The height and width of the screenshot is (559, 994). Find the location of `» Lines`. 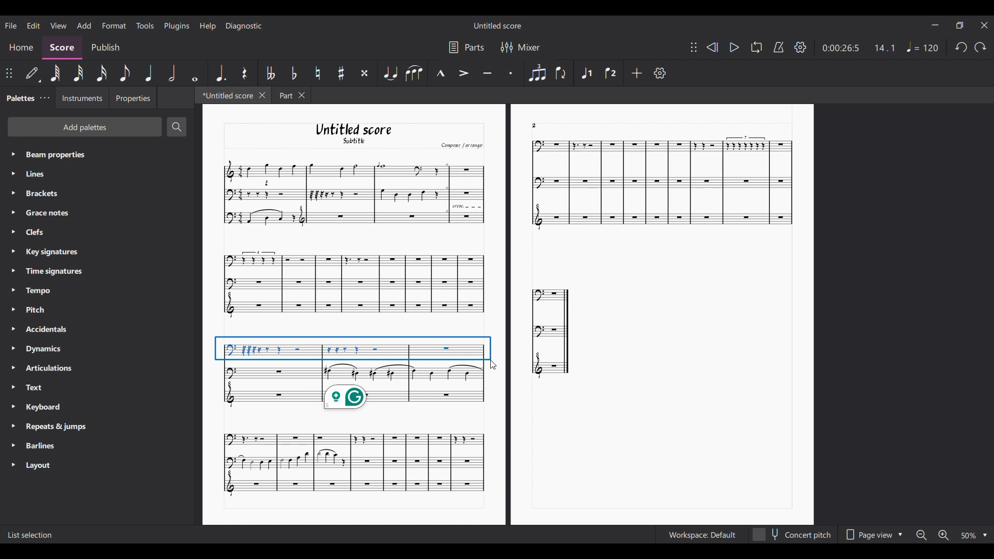

» Lines is located at coordinates (45, 175).